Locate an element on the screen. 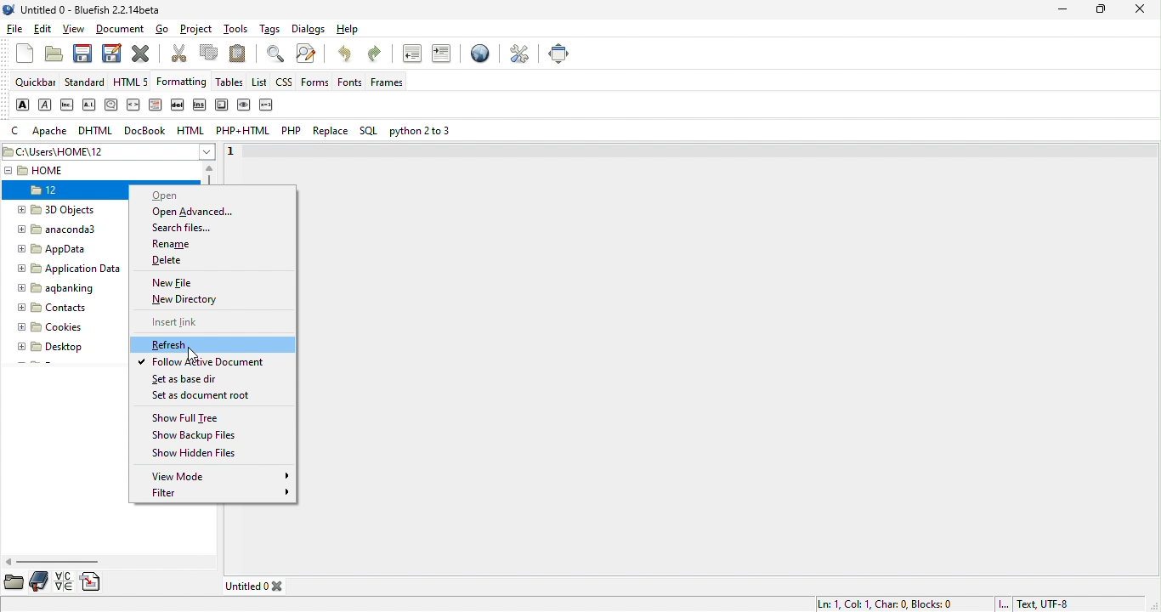  follow active document is located at coordinates (204, 365).